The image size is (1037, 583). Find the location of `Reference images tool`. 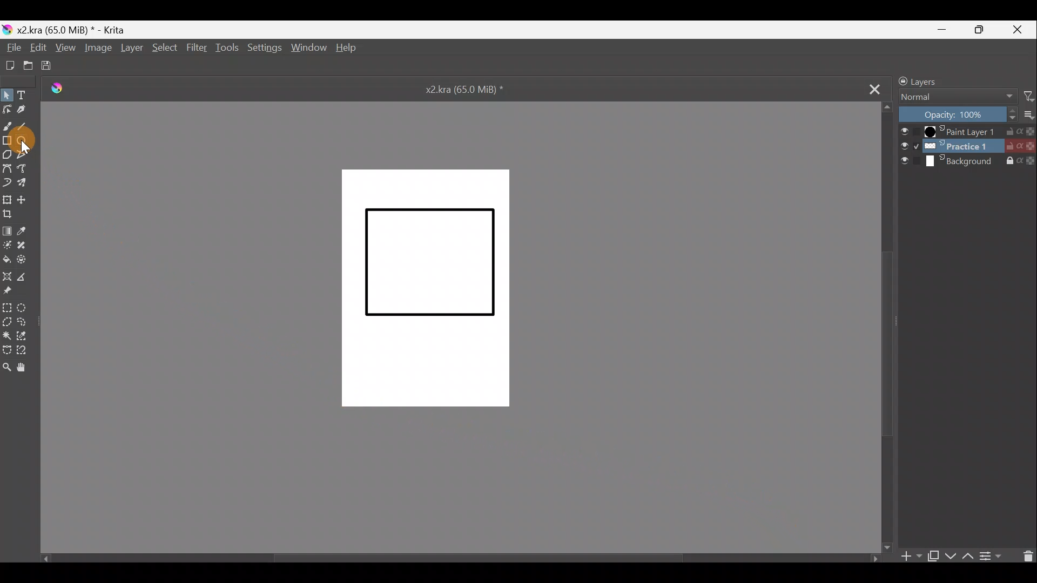

Reference images tool is located at coordinates (12, 292).